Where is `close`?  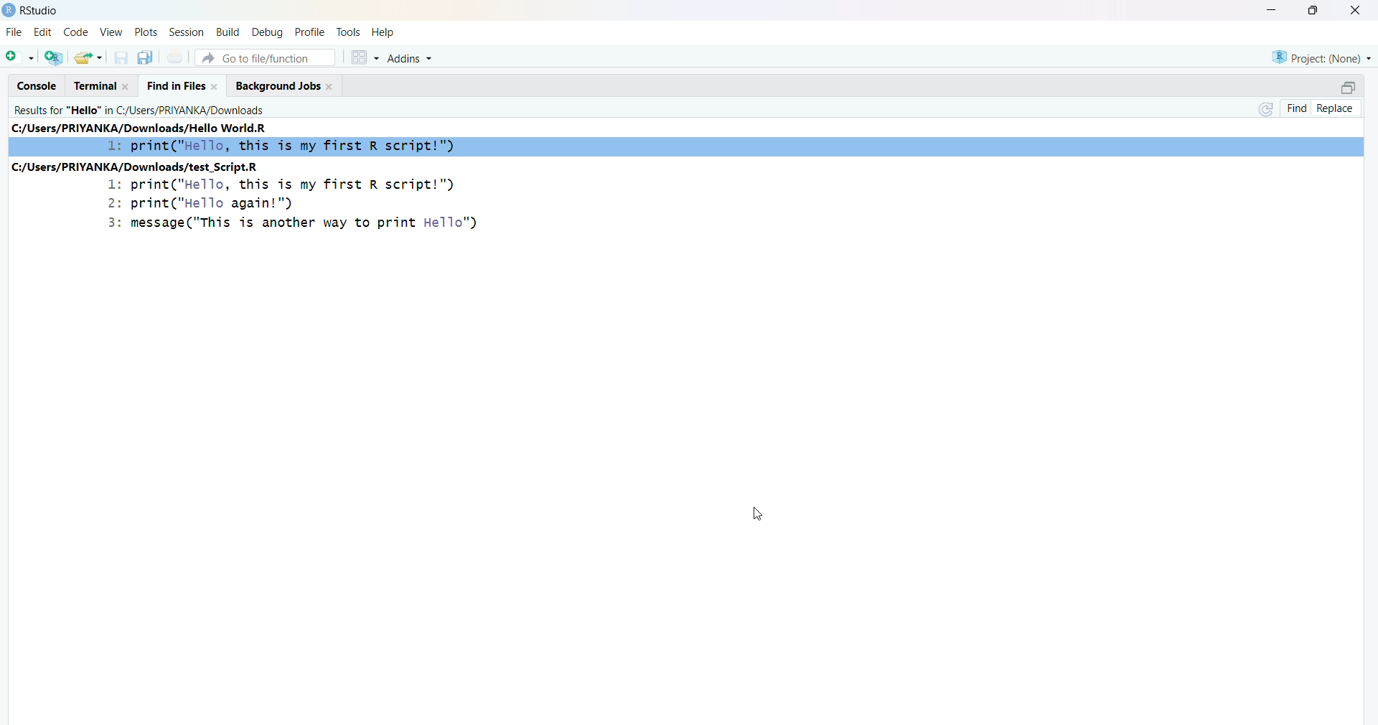 close is located at coordinates (127, 86).